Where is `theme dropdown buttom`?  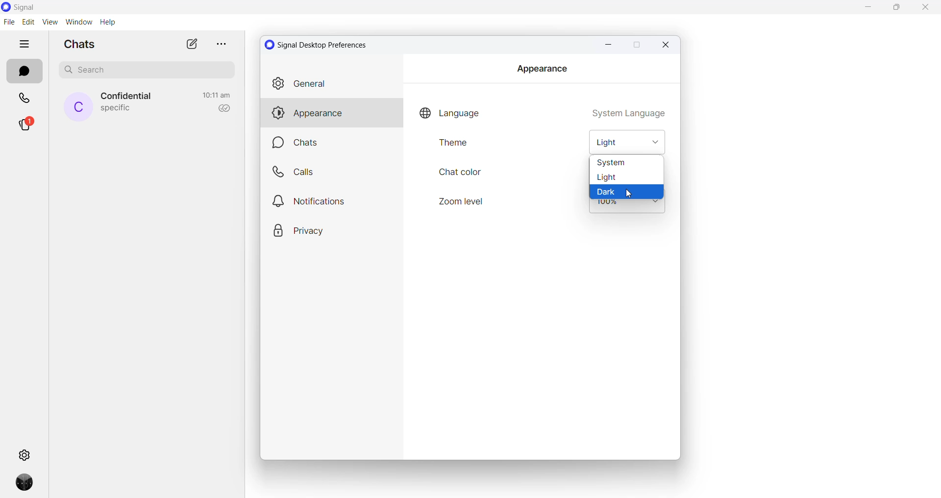 theme dropdown buttom is located at coordinates (629, 143).